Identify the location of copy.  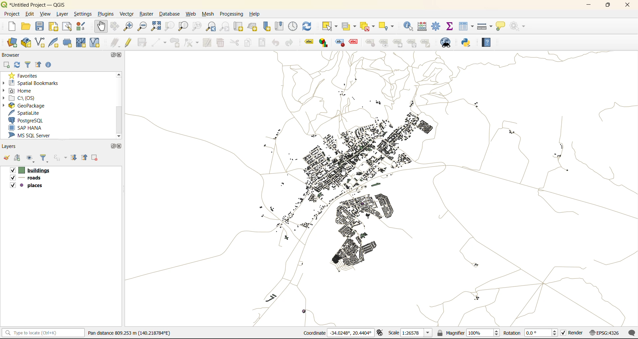
(248, 43).